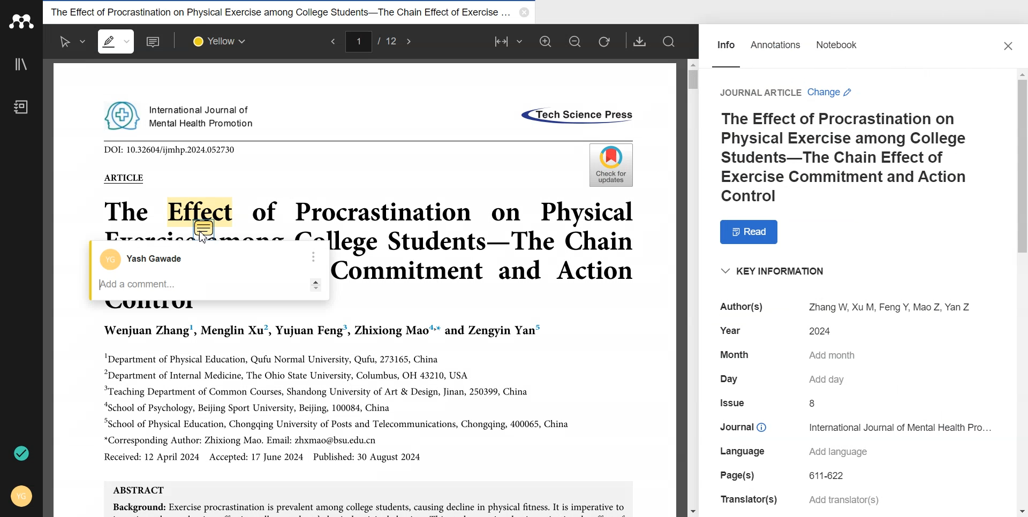 This screenshot has width=1028, height=517. Describe the element at coordinates (799, 500) in the screenshot. I see `Translator(s) Add translator(s)` at that location.